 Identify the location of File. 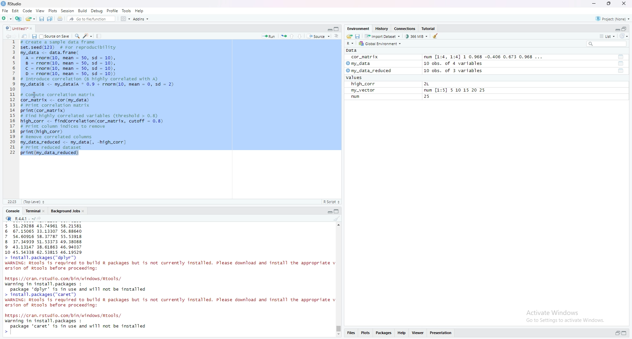
(5, 11).